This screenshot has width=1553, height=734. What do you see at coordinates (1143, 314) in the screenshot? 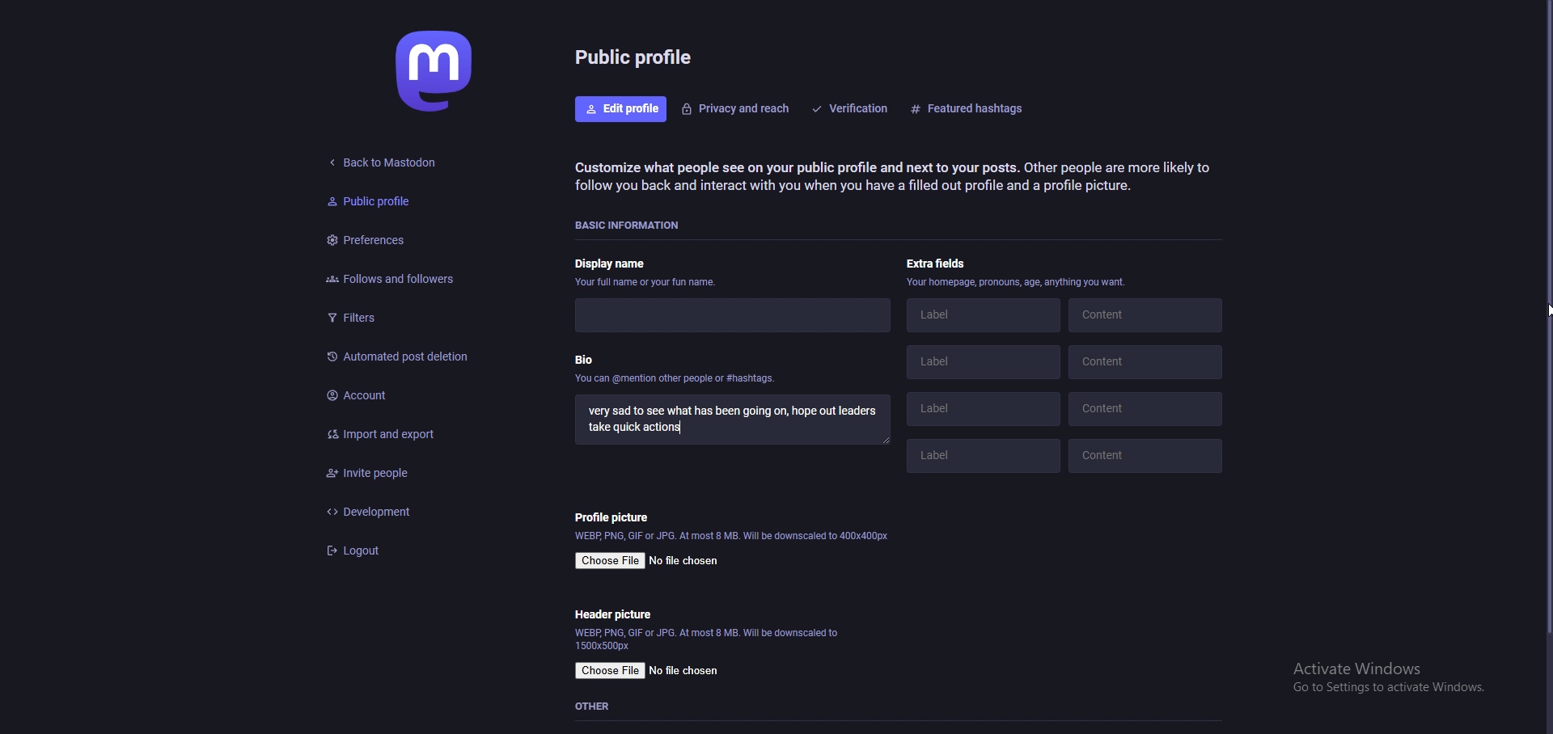
I see `content` at bounding box center [1143, 314].